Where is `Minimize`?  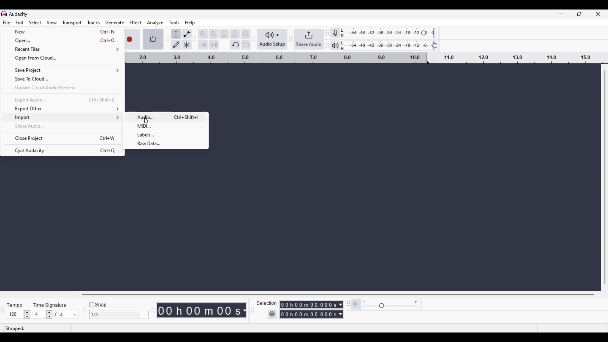
Minimize is located at coordinates (561, 14).